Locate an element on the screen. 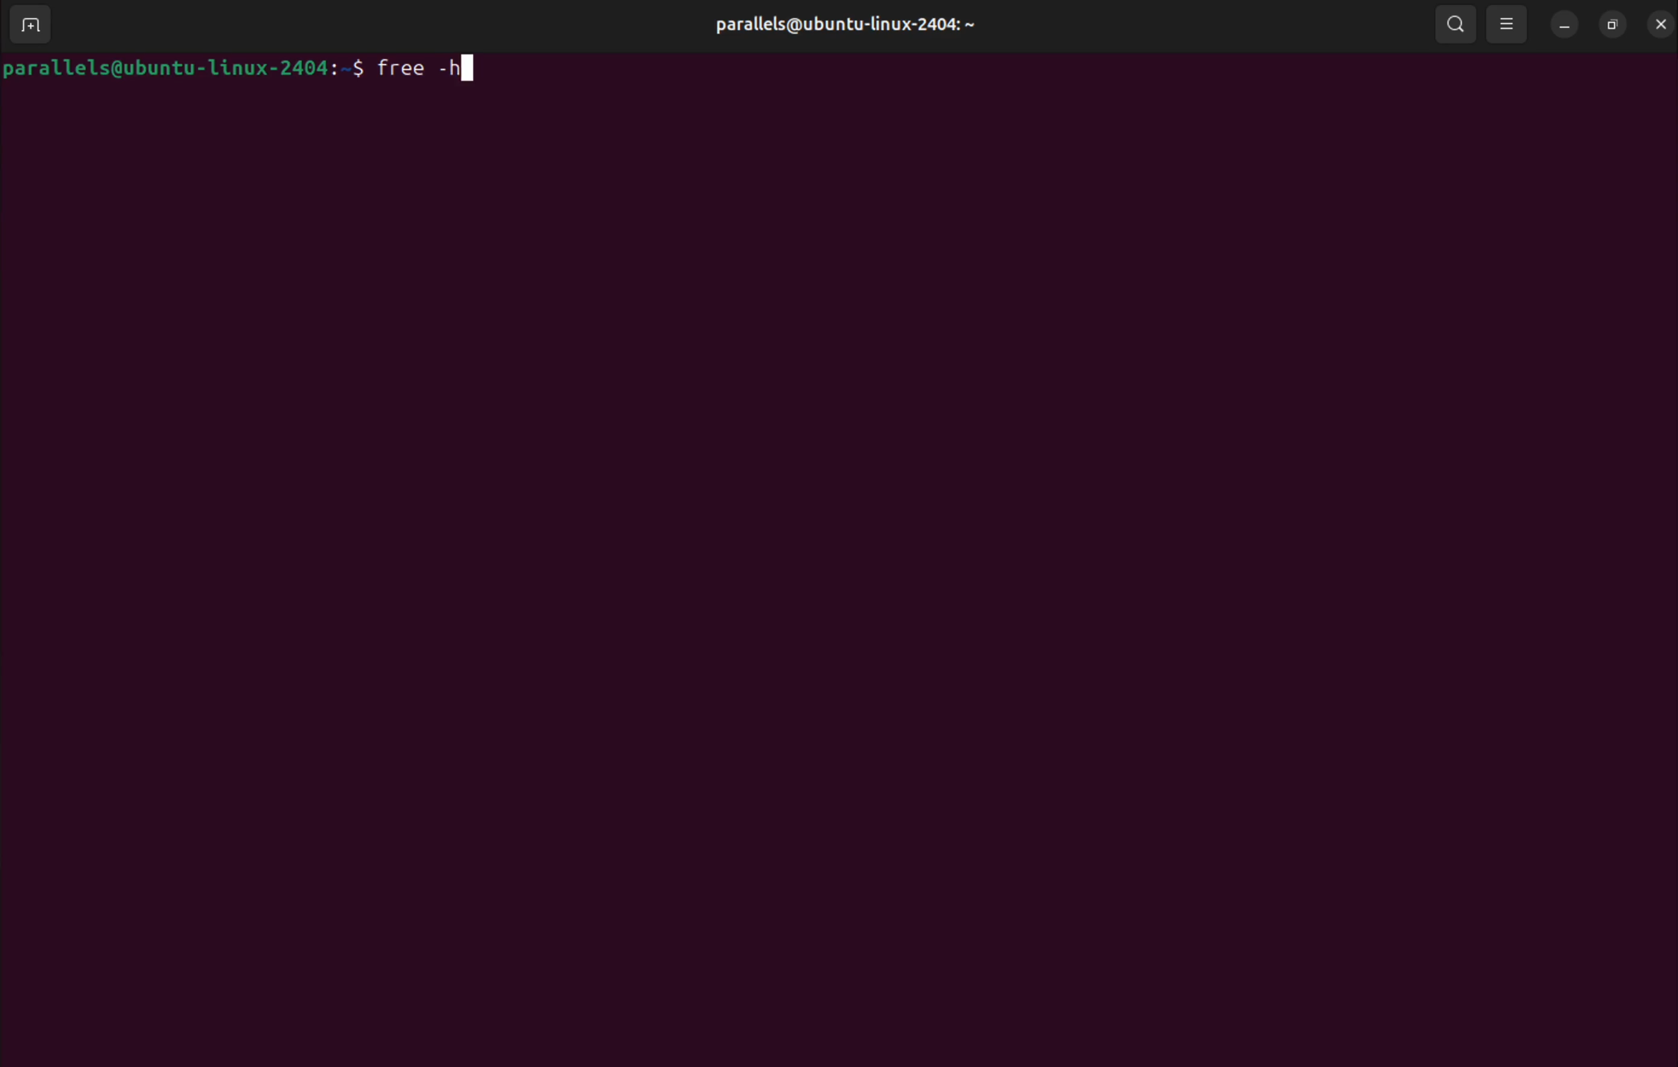 The width and height of the screenshot is (1678, 1067). minimize is located at coordinates (1564, 25).